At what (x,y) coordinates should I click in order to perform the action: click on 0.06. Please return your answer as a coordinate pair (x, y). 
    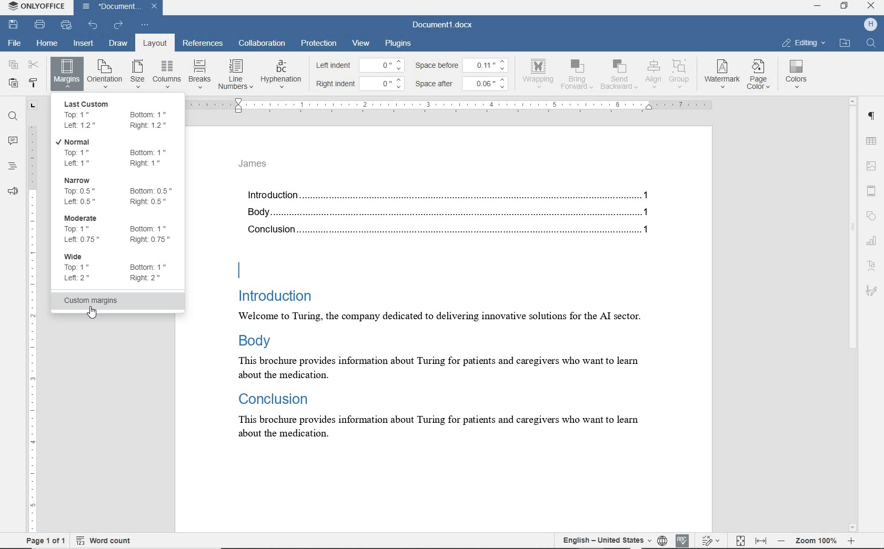
    Looking at the image, I should click on (488, 83).